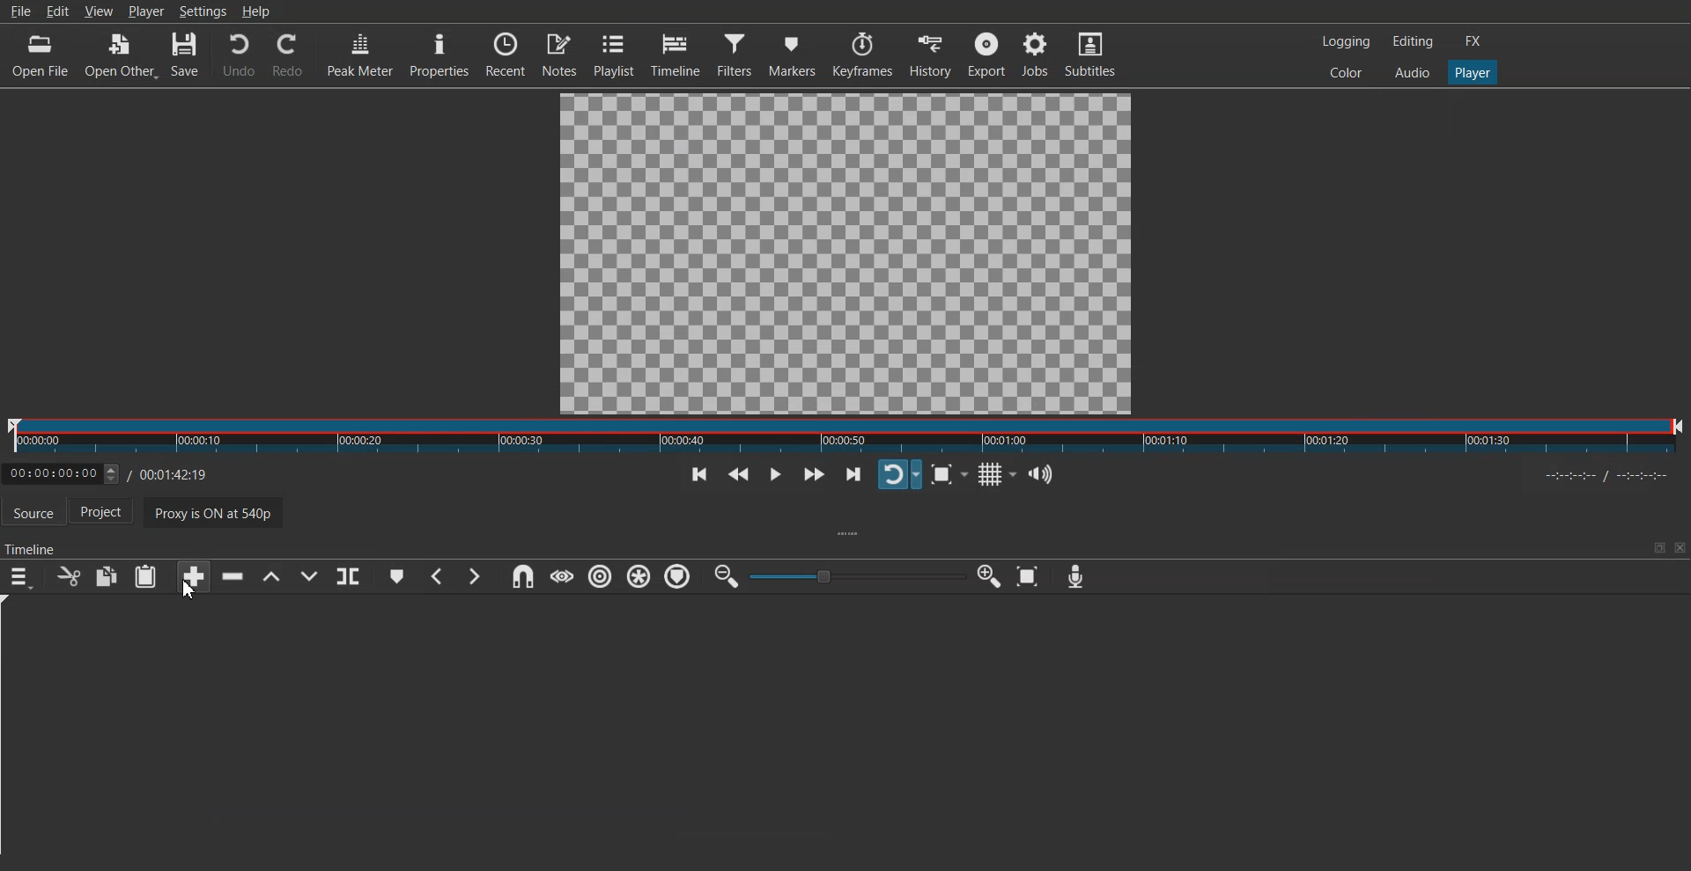 Image resolution: width=1691 pixels, height=871 pixels. Describe the element at coordinates (863, 55) in the screenshot. I see `Keyframes` at that location.